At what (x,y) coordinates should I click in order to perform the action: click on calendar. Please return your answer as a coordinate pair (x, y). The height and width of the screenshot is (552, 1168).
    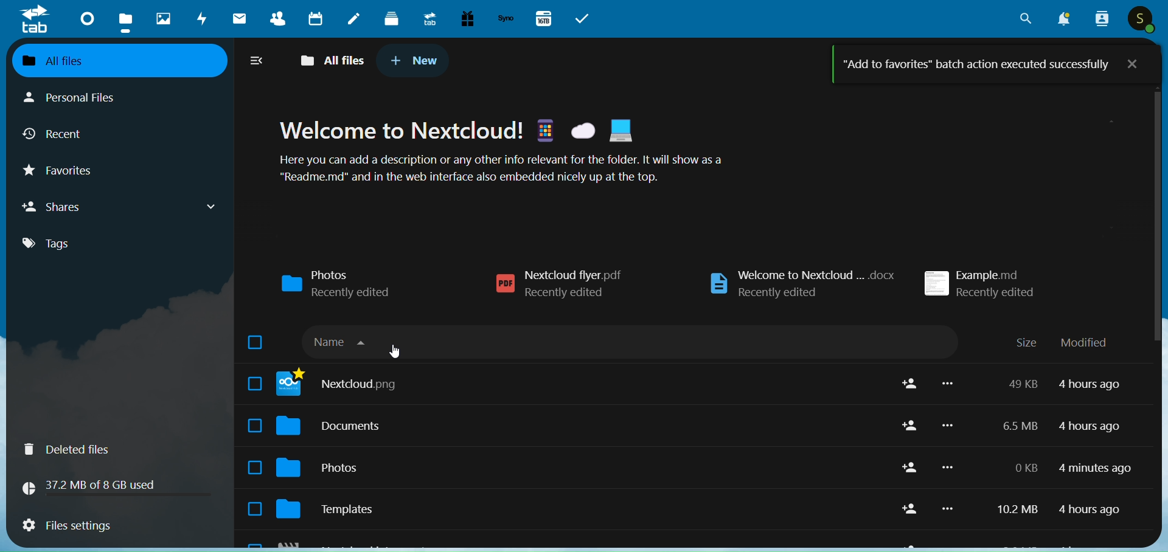
    Looking at the image, I should click on (315, 18).